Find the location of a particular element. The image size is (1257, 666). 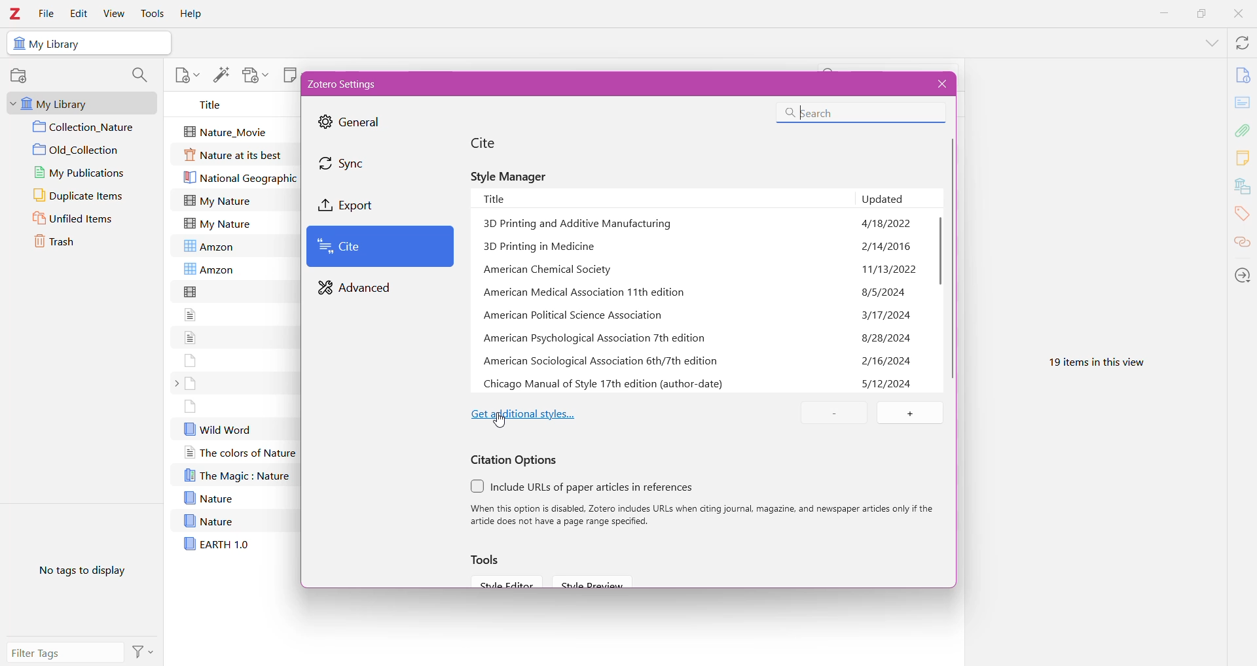

When this option is disabled, Zotero includes URLs when citing journal, magazine, and newspaper articles only if the article does not have a page range specified. is located at coordinates (704, 516).